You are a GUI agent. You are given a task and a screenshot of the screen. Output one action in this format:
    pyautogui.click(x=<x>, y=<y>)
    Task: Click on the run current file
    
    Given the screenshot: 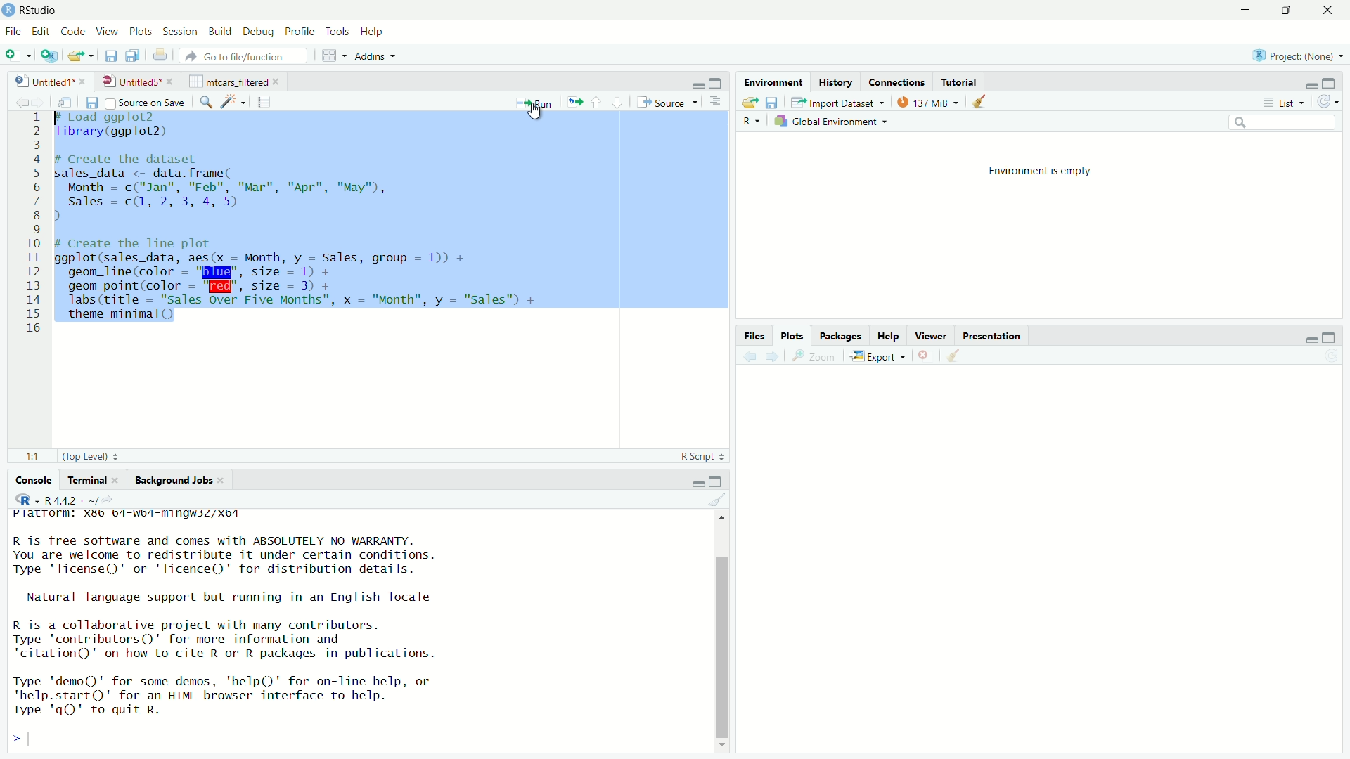 What is the action you would take?
    pyautogui.click(x=535, y=103)
    